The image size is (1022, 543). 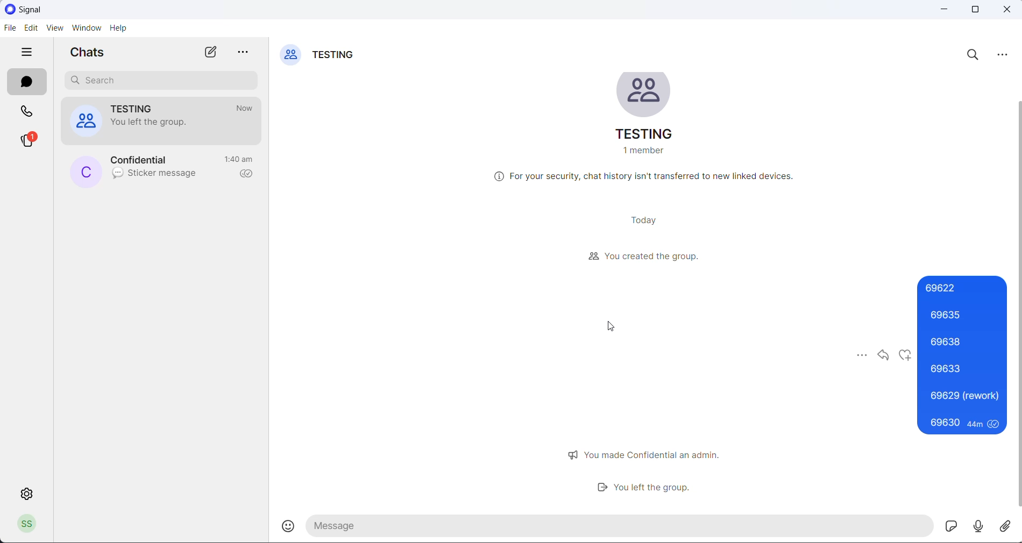 What do you see at coordinates (120, 28) in the screenshot?
I see `help` at bounding box center [120, 28].